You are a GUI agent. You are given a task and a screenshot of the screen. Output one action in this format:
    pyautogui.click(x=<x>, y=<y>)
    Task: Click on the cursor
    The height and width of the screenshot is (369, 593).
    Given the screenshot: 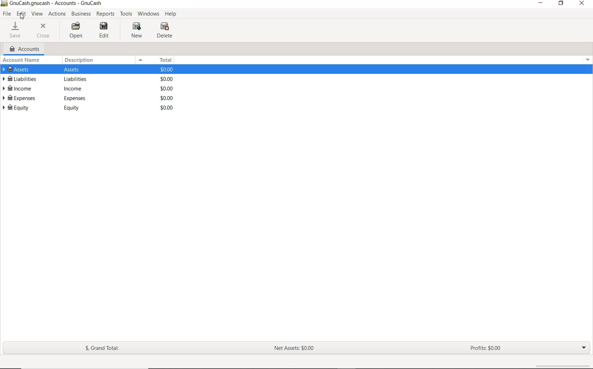 What is the action you would take?
    pyautogui.click(x=24, y=17)
    